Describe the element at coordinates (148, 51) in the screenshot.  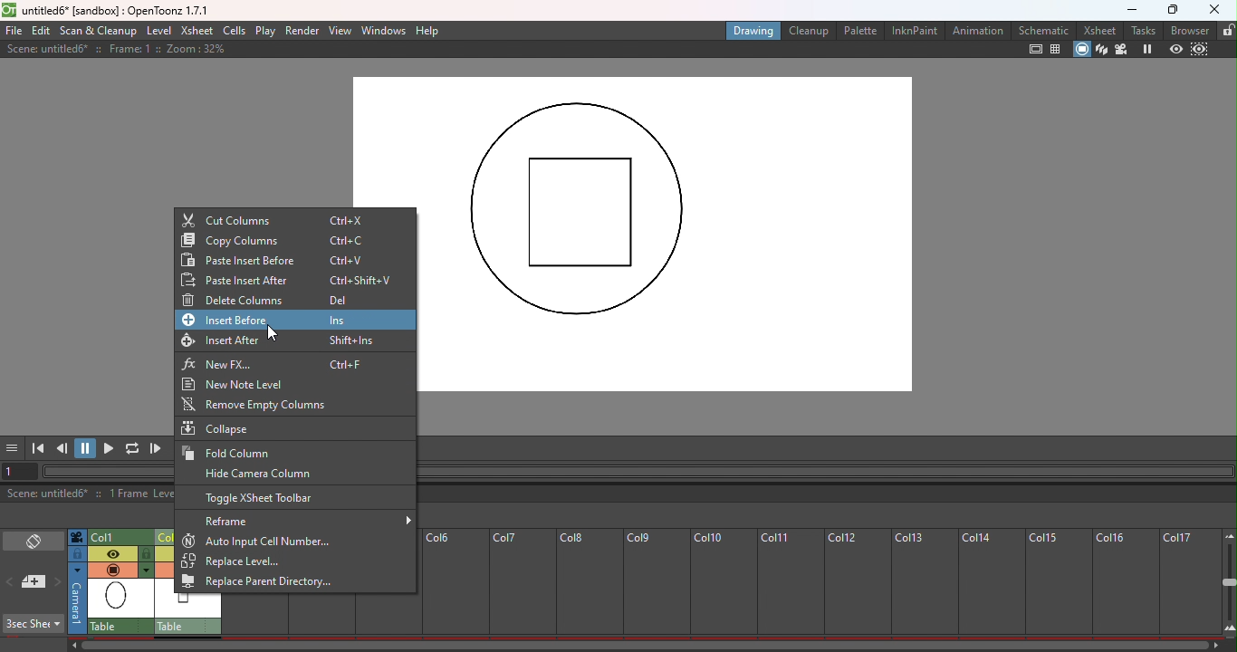
I see `Scene: untitled* :: Frame 1 :: Zoom: 32%` at that location.